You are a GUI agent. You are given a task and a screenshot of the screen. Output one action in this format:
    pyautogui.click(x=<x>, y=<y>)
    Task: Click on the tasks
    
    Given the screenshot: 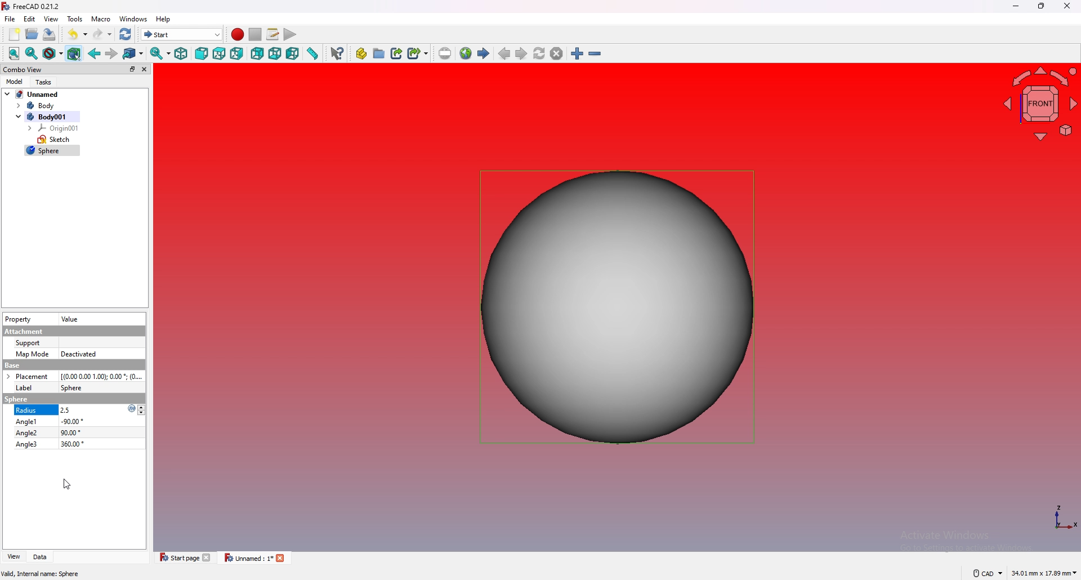 What is the action you would take?
    pyautogui.click(x=45, y=82)
    